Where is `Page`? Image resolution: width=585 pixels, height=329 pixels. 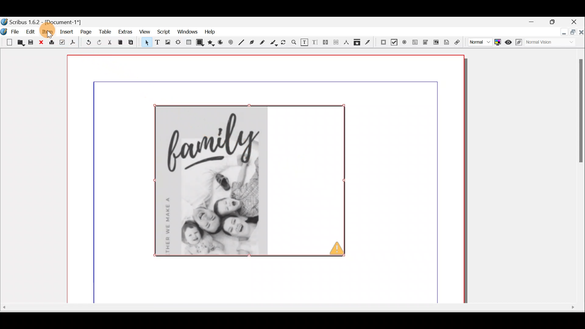
Page is located at coordinates (85, 33).